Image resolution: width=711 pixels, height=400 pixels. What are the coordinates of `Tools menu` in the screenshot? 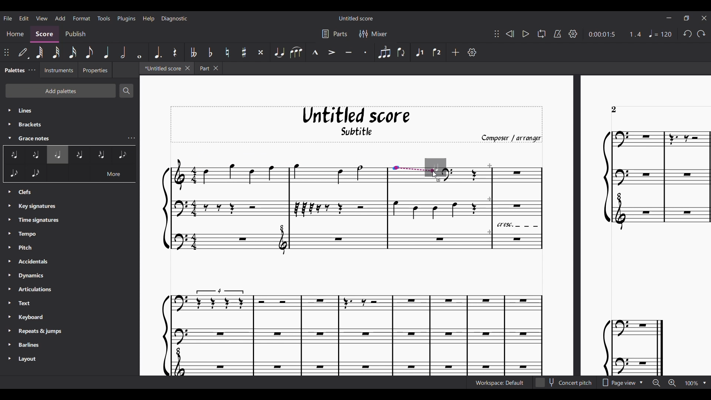 It's located at (104, 18).